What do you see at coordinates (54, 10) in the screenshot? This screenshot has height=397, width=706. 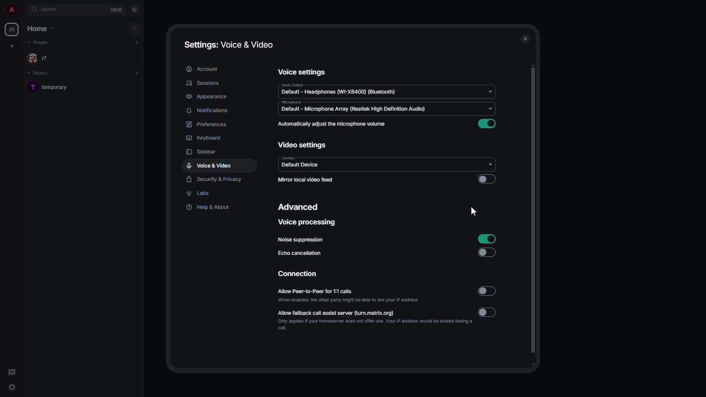 I see `search` at bounding box center [54, 10].